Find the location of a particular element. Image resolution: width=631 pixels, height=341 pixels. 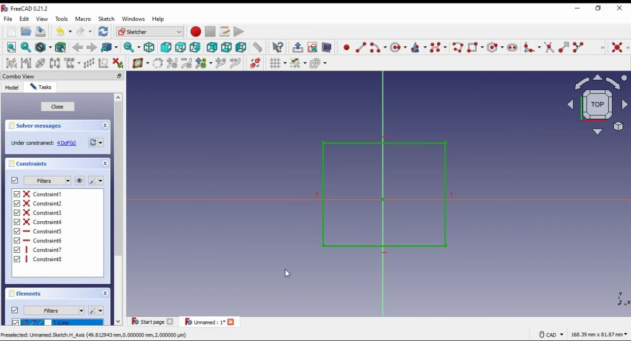

on/off constraint 1 is located at coordinates (44, 194).